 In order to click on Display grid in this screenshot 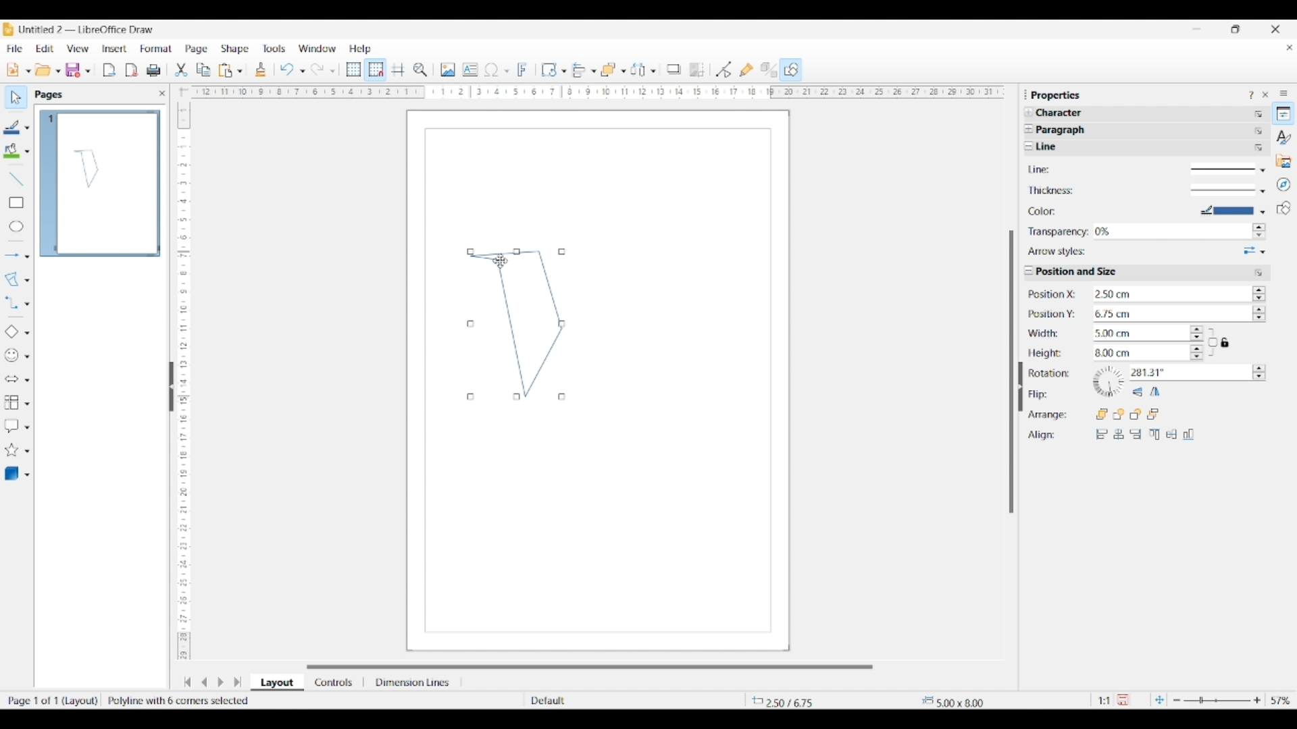, I will do `click(353, 70)`.